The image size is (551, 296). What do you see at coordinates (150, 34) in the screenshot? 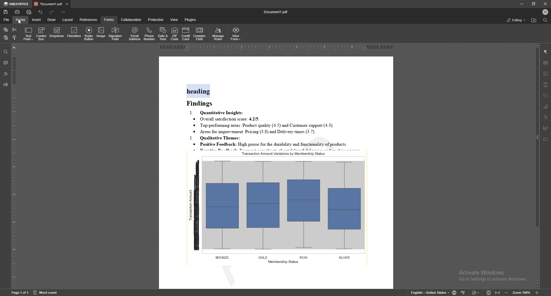
I see `phone number` at bounding box center [150, 34].